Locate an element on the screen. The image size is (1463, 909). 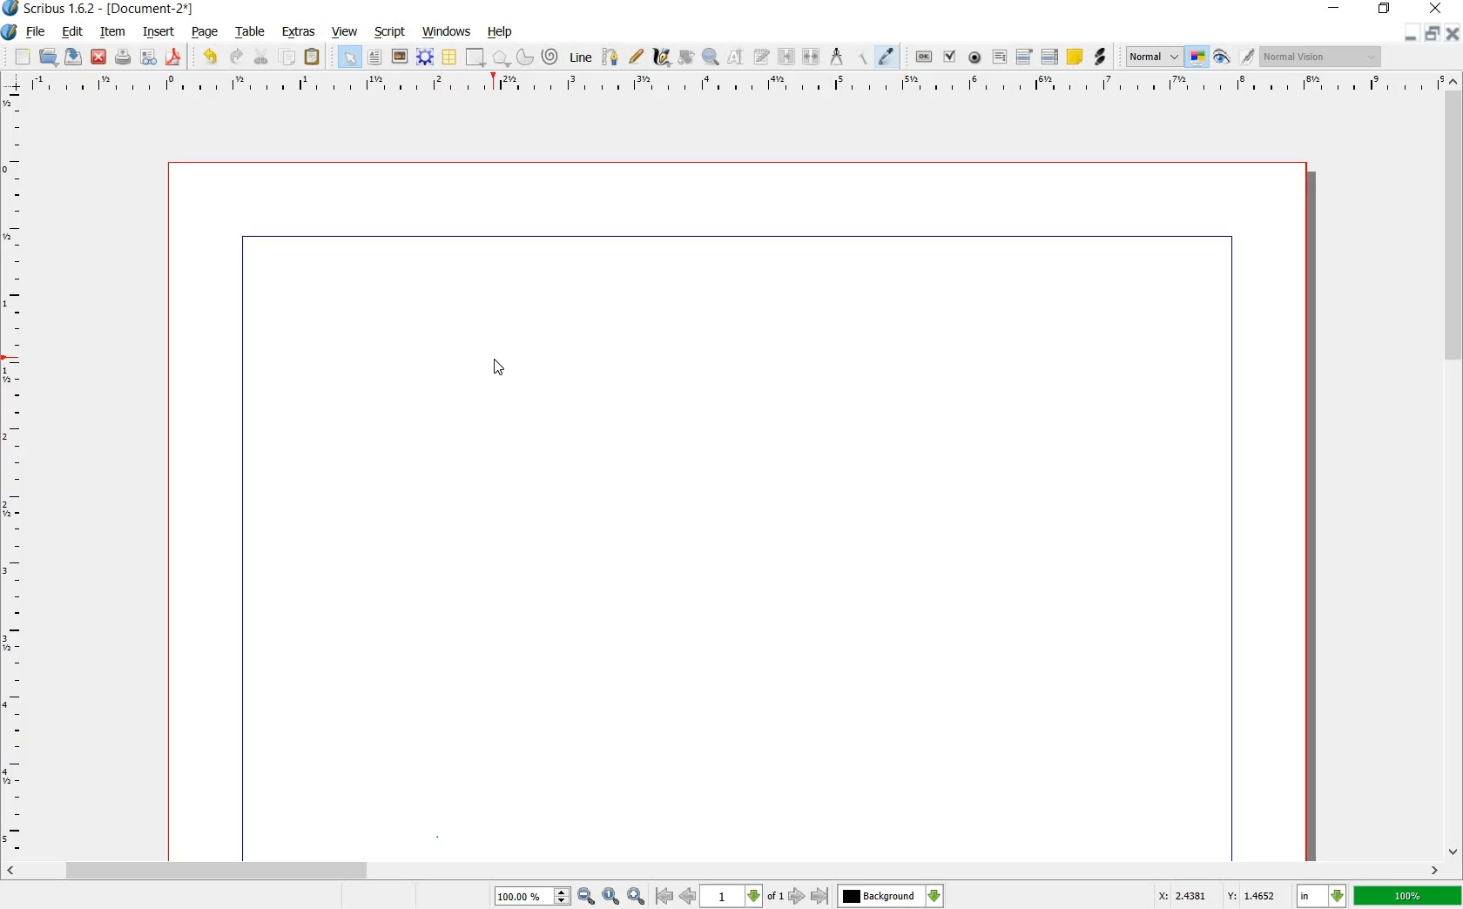
EYE DROPPER is located at coordinates (889, 57).